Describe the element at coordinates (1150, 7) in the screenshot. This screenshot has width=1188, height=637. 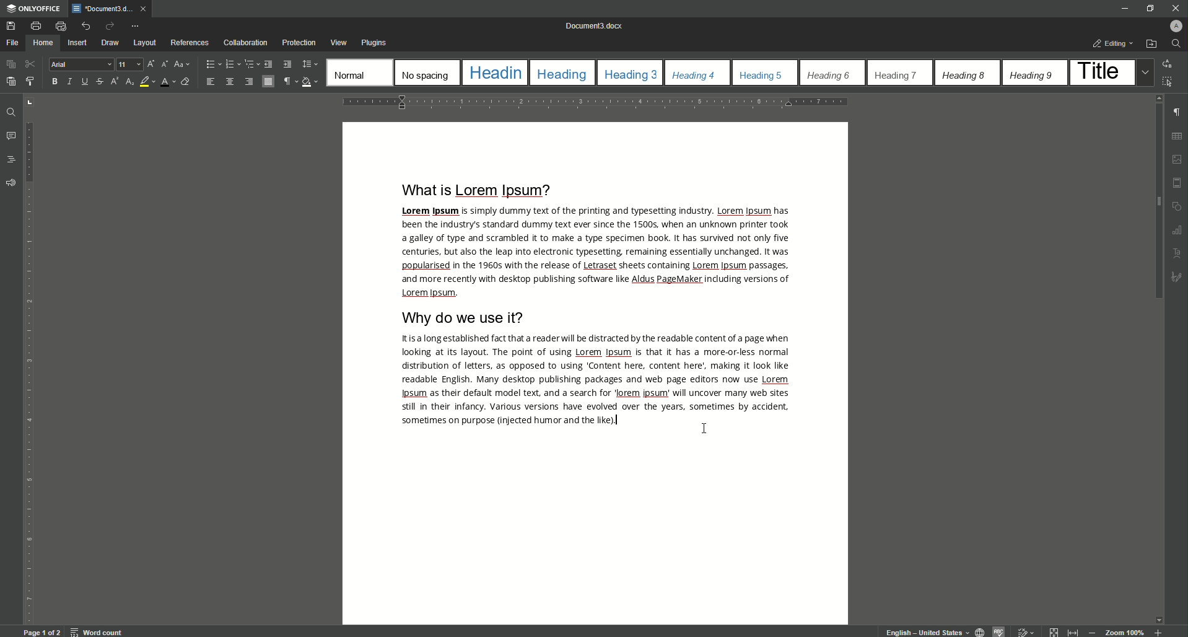
I see `Restore` at that location.